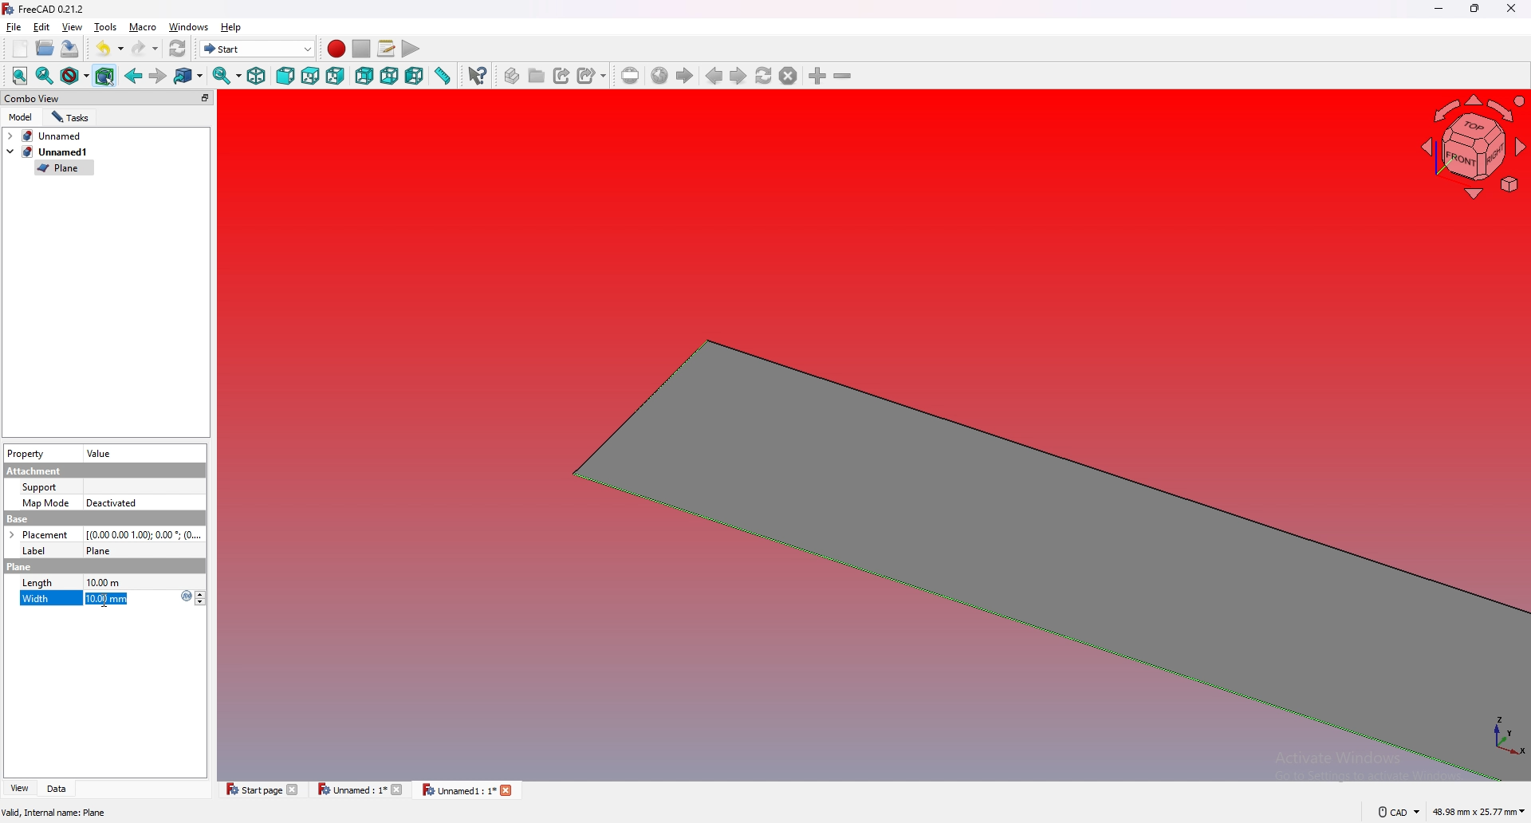 This screenshot has height=823, width=1531. Describe the element at coordinates (26, 454) in the screenshot. I see `property` at that location.